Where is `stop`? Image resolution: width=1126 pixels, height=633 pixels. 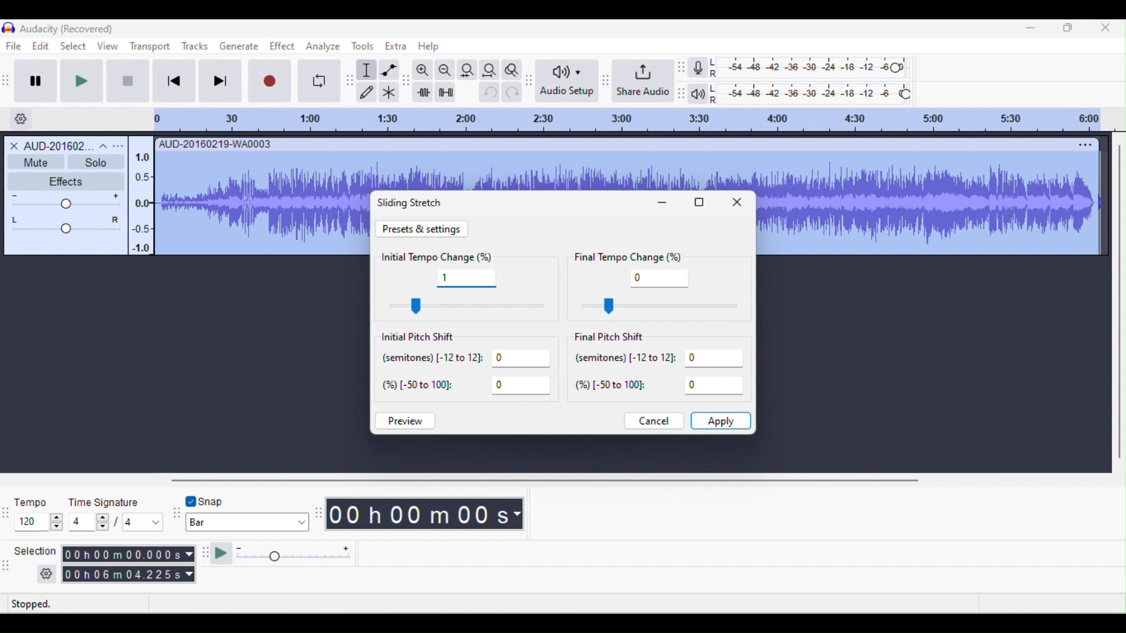
stop is located at coordinates (126, 80).